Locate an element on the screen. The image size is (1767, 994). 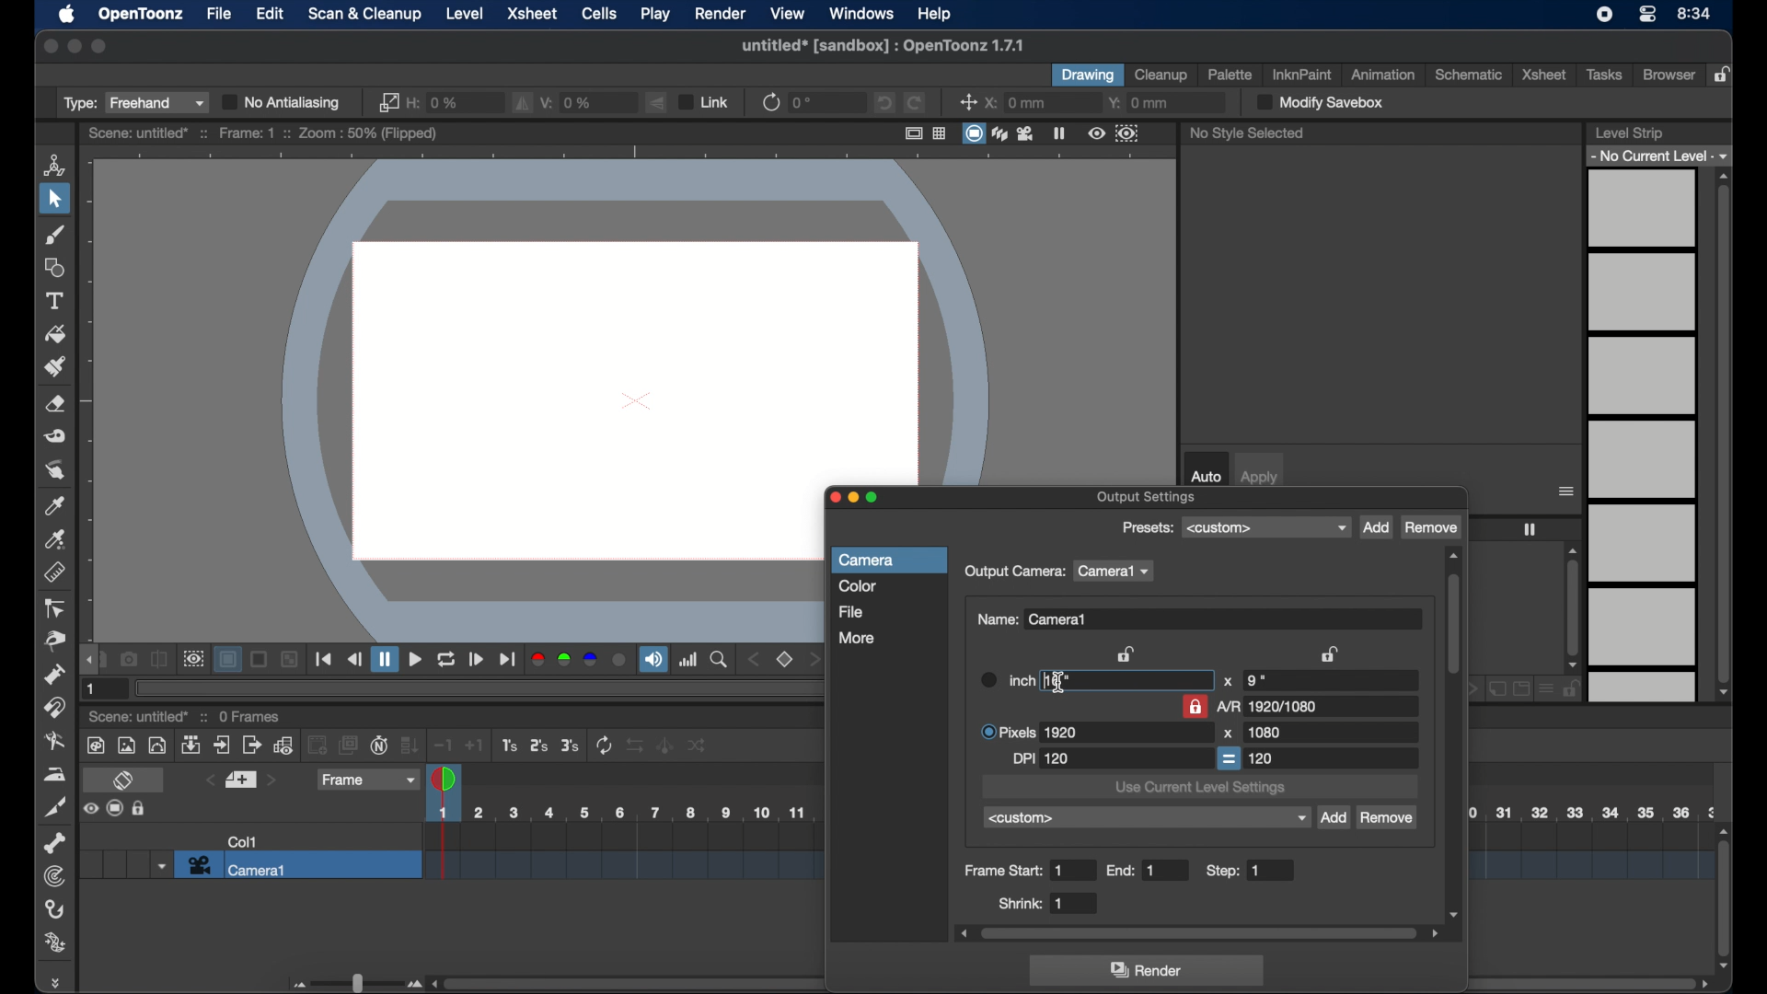
apply is located at coordinates (1260, 478).